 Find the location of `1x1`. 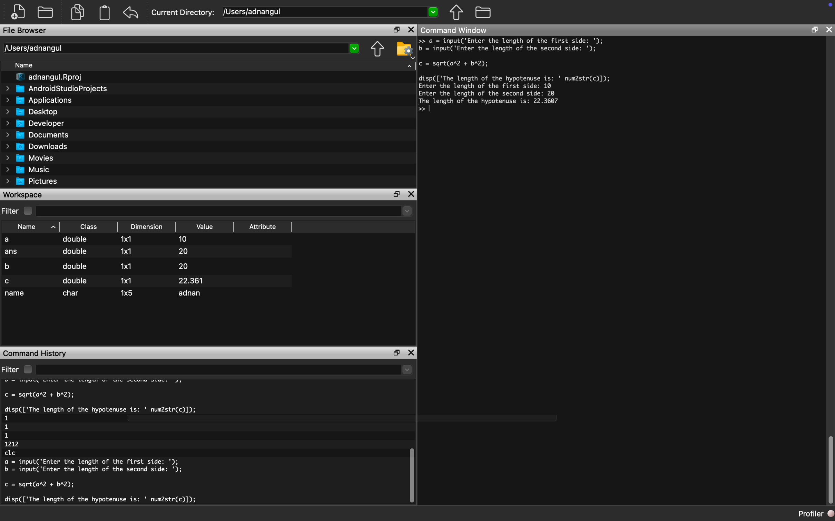

1x1 is located at coordinates (126, 281).